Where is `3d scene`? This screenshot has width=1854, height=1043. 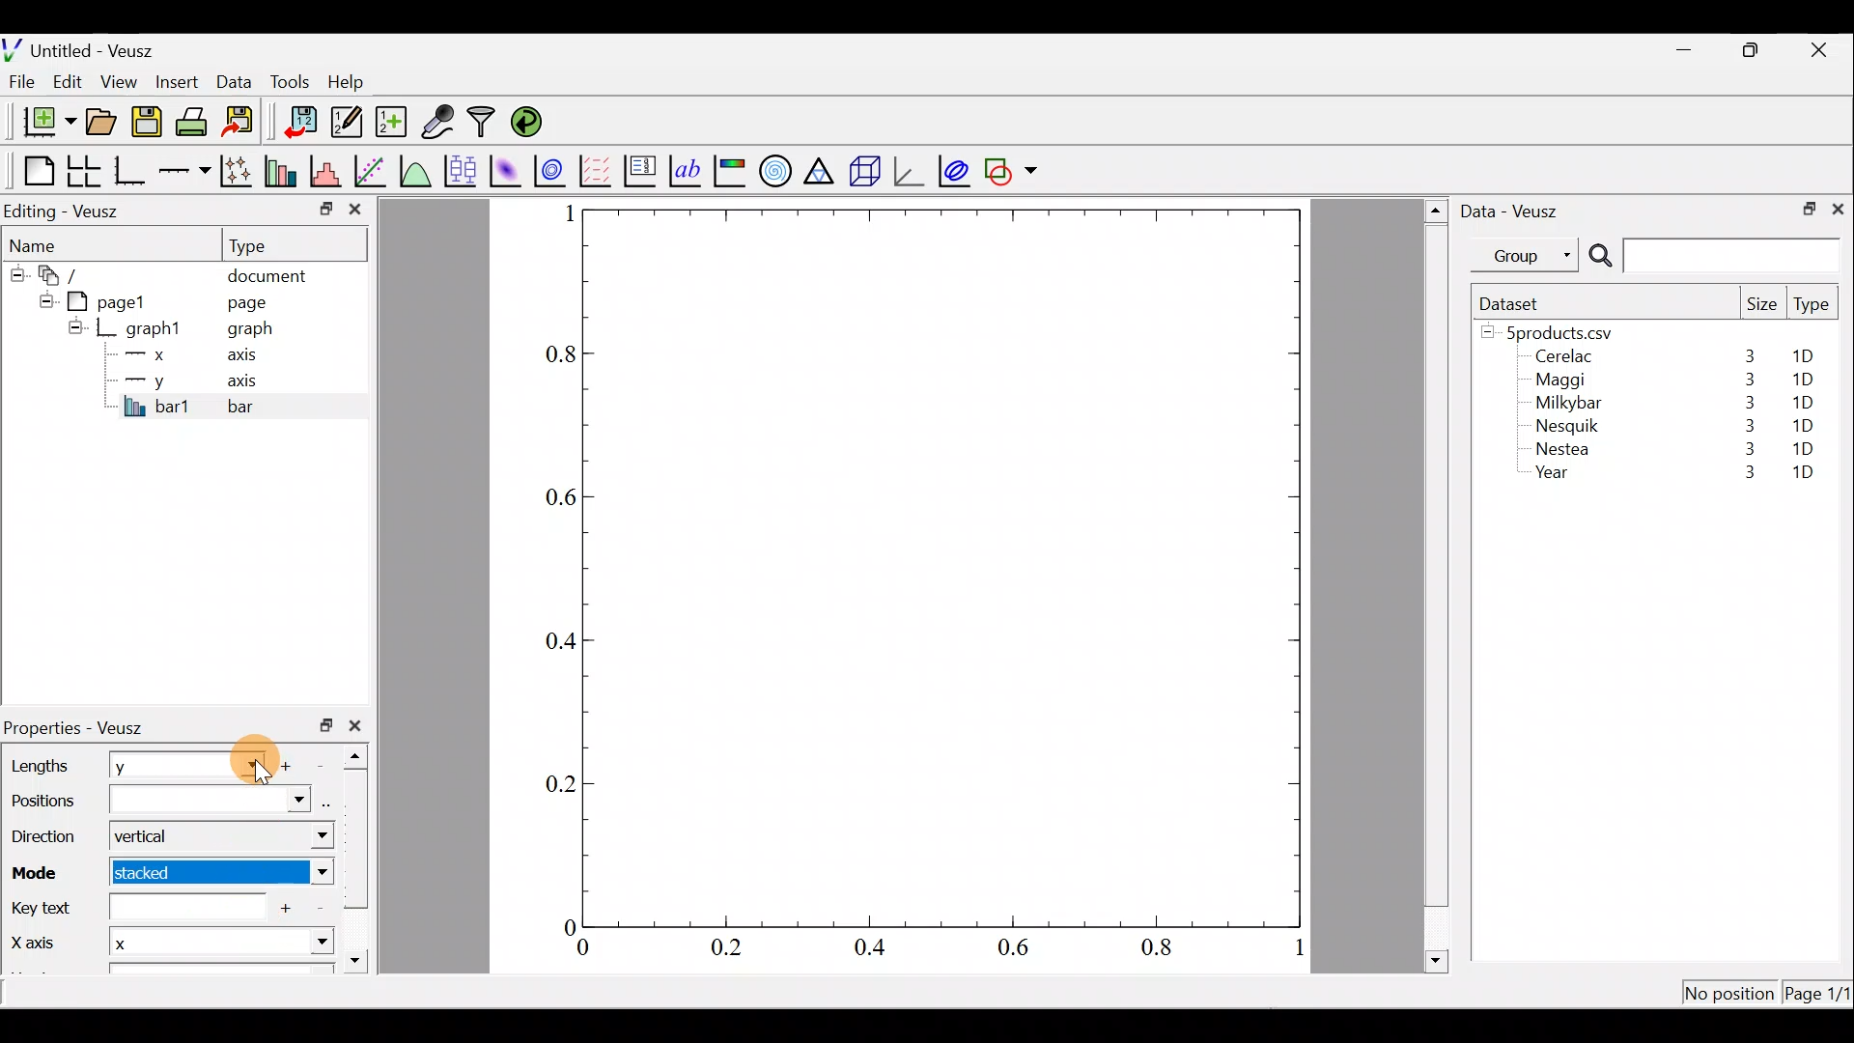
3d scene is located at coordinates (863, 171).